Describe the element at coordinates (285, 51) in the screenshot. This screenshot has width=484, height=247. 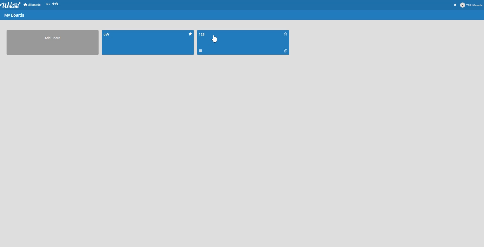
I see `Copy` at that location.